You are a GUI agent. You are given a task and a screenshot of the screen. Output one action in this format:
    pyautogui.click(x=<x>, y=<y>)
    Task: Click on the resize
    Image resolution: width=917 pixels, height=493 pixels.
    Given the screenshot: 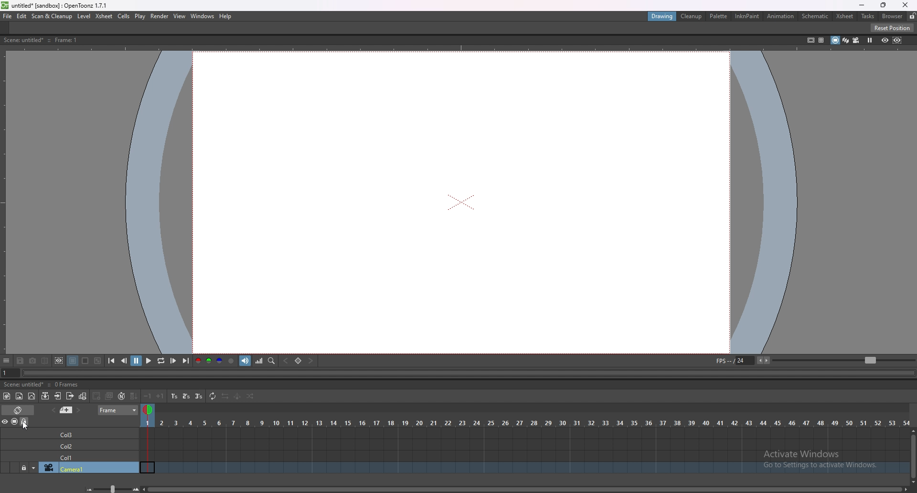 What is the action you would take?
    pyautogui.click(x=883, y=5)
    